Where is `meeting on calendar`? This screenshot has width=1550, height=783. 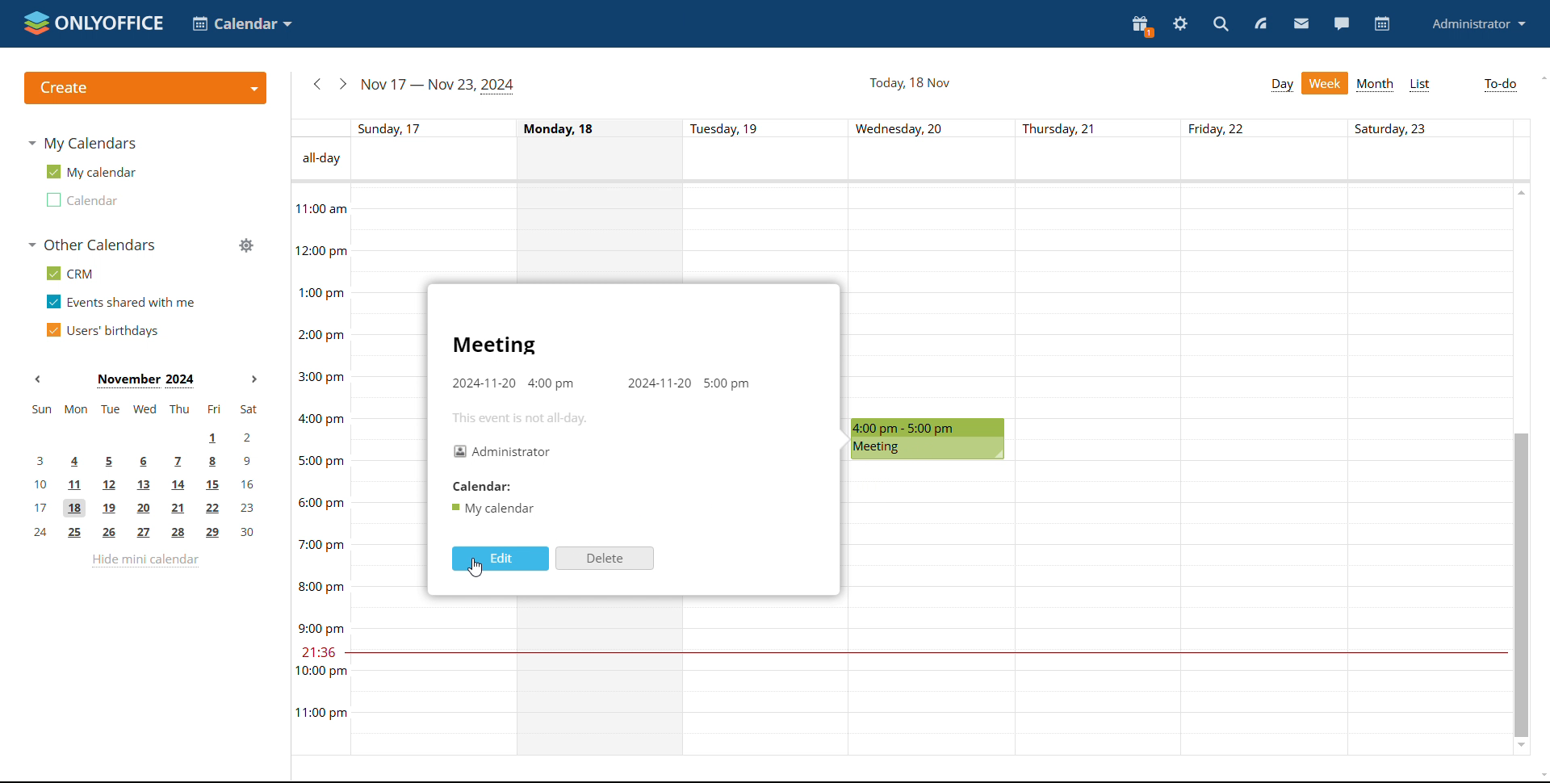
meeting on calendar is located at coordinates (492, 509).